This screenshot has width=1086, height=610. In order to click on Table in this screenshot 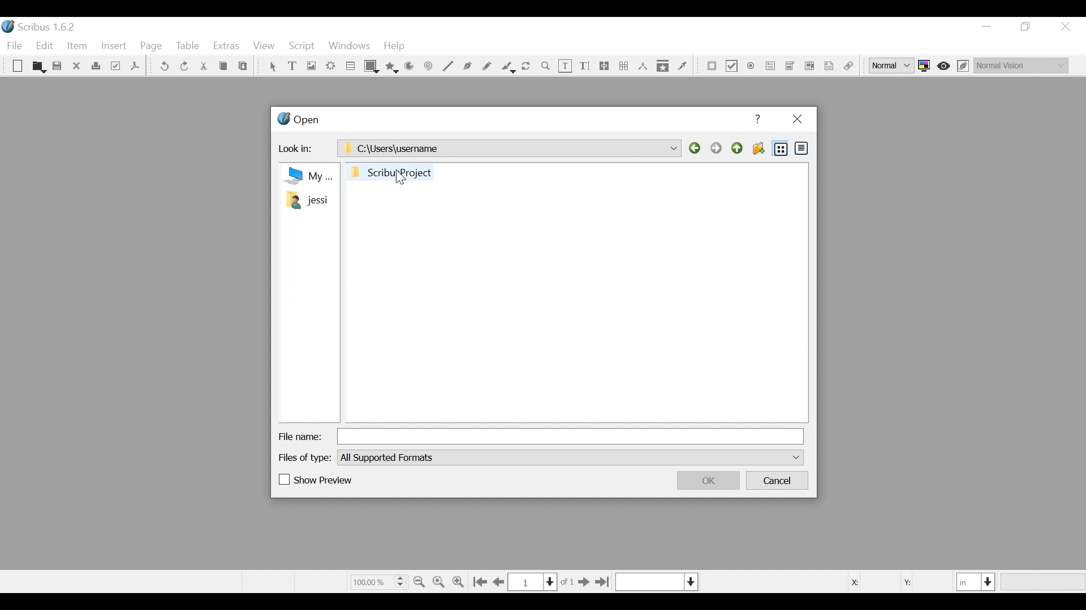, I will do `click(351, 67)`.